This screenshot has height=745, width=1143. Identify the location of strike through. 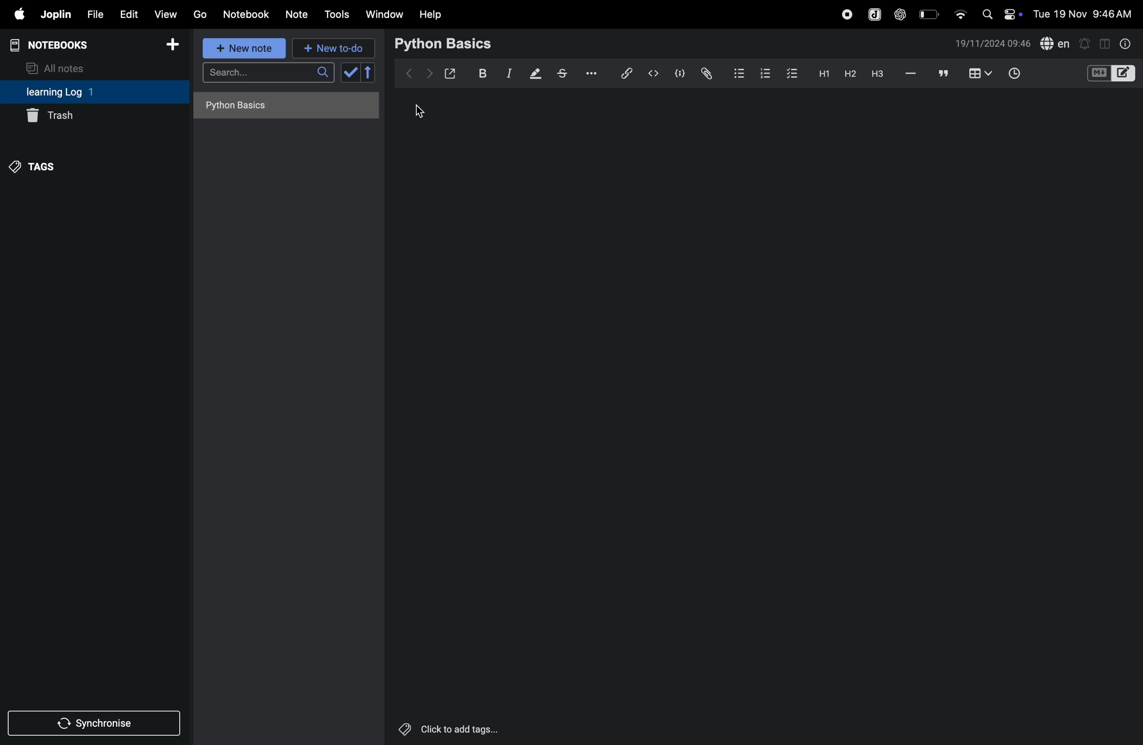
(562, 73).